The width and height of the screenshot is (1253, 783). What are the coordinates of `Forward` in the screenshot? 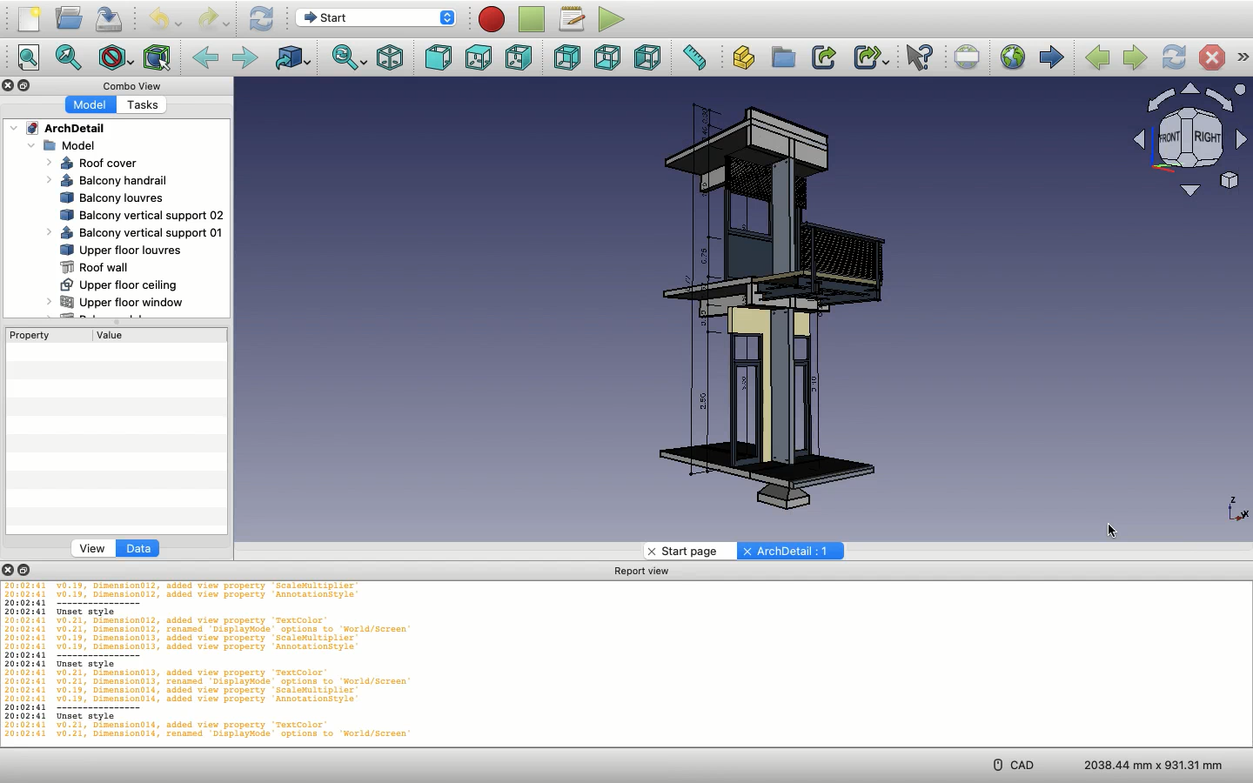 It's located at (244, 57).